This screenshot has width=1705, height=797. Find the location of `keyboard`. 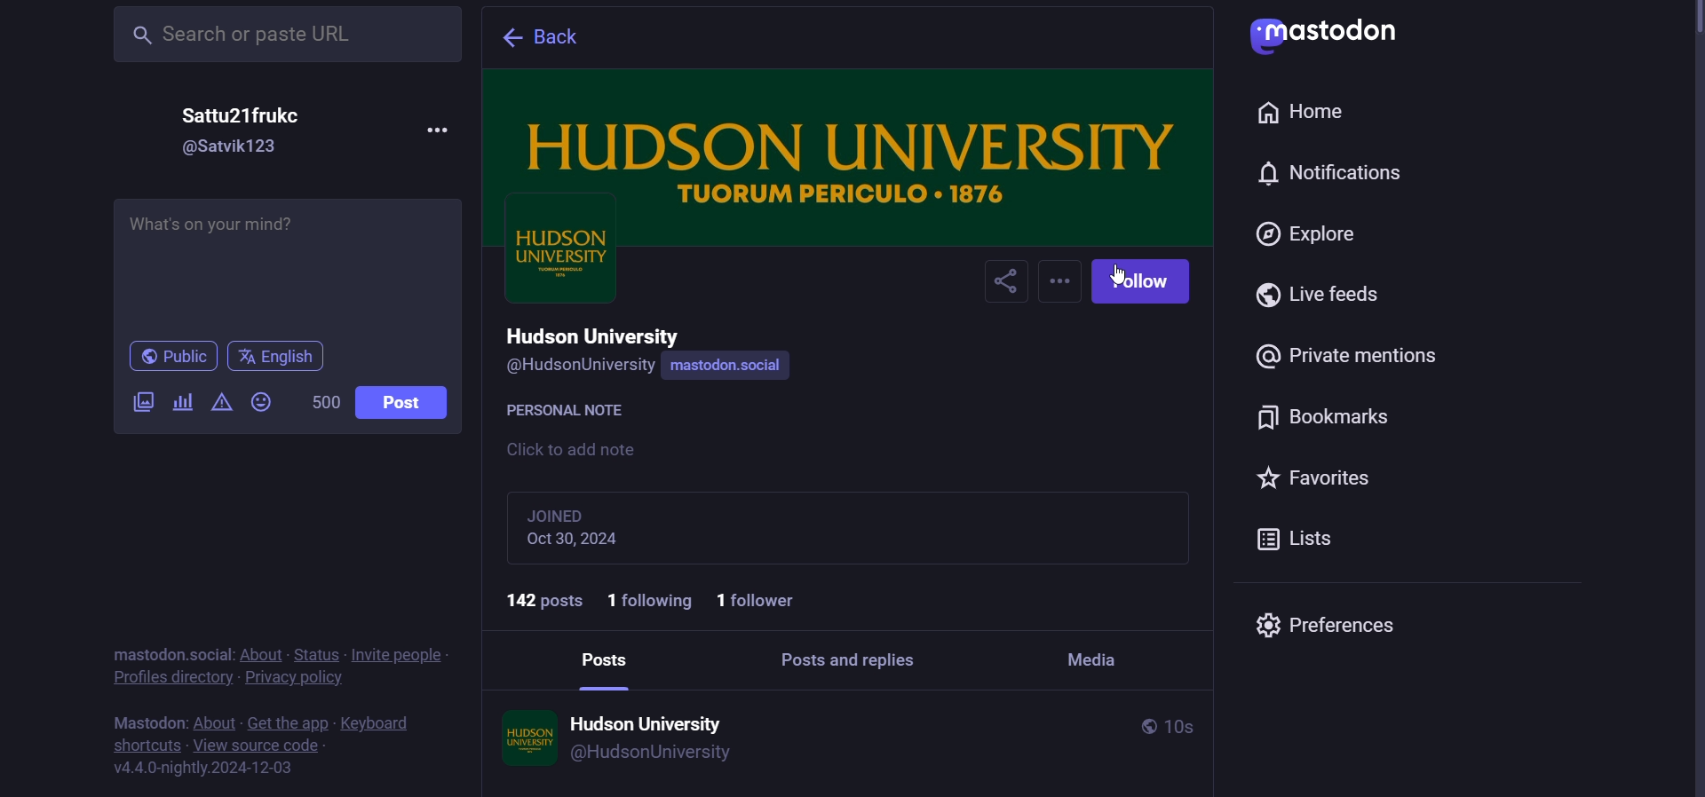

keyboard is located at coordinates (378, 723).